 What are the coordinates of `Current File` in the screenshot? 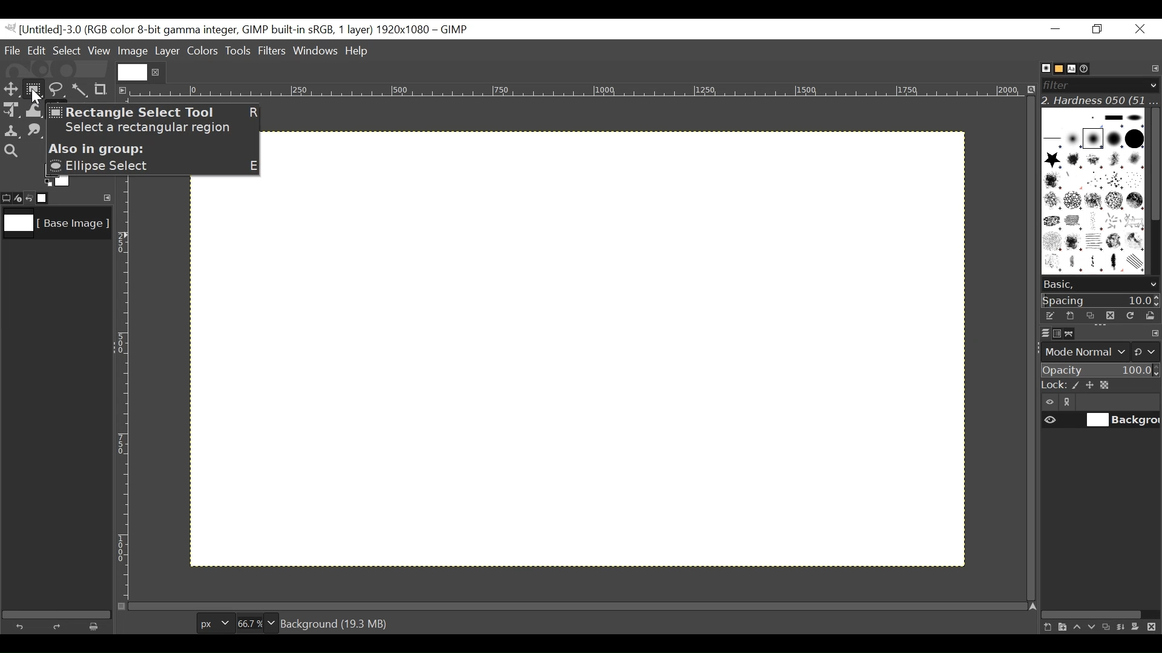 It's located at (133, 72).